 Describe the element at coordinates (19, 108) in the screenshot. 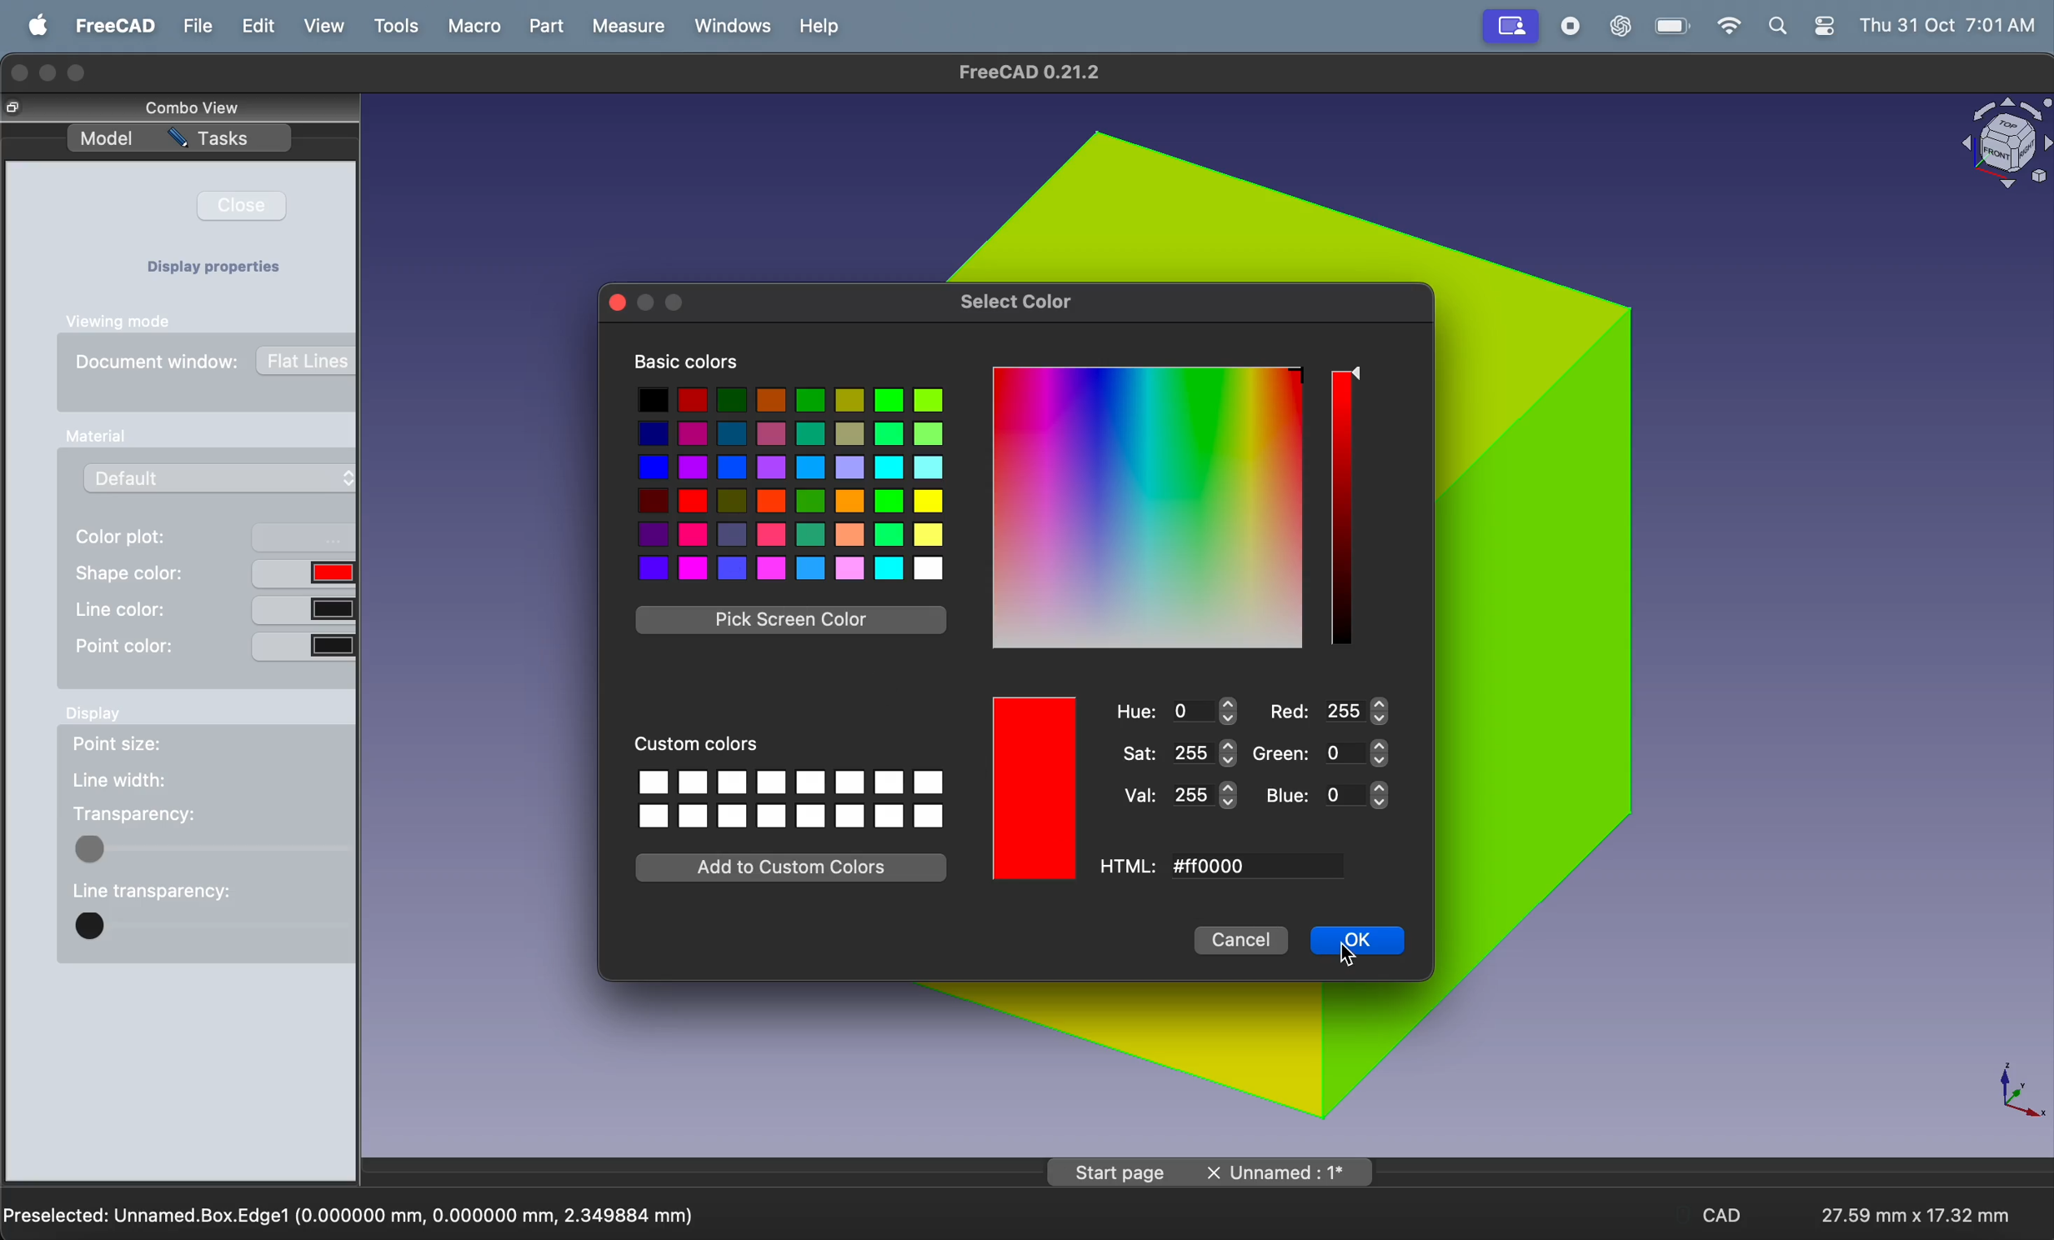

I see `copy` at that location.